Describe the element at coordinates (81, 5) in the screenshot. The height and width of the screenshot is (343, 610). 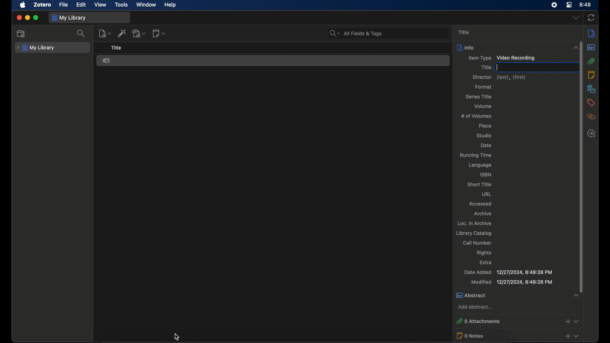
I see `edit` at that location.